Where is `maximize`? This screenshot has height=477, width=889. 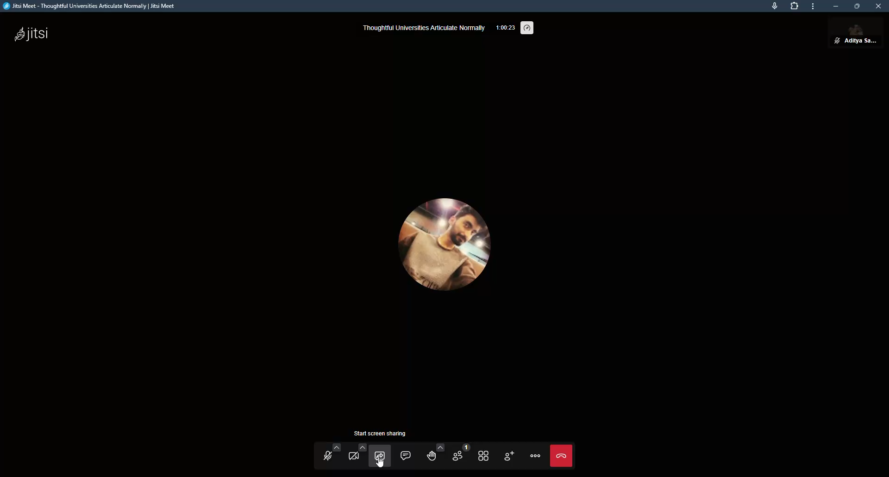 maximize is located at coordinates (856, 7).